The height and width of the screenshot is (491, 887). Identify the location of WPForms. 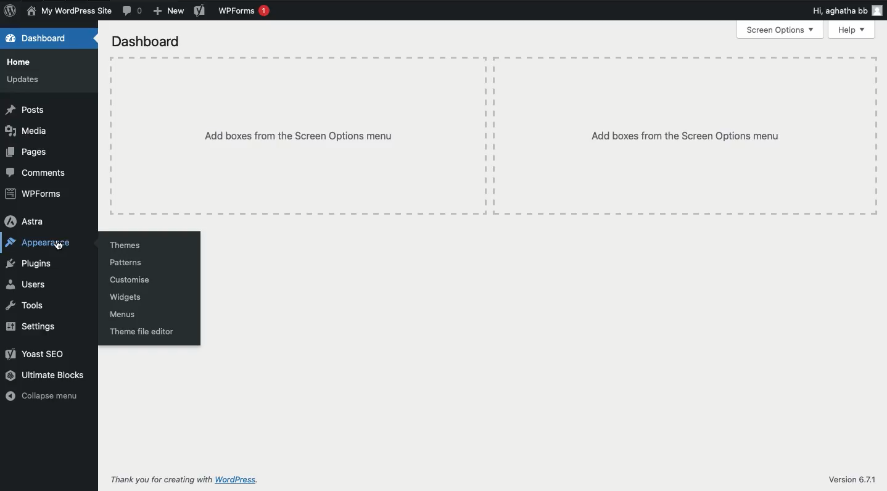
(35, 196).